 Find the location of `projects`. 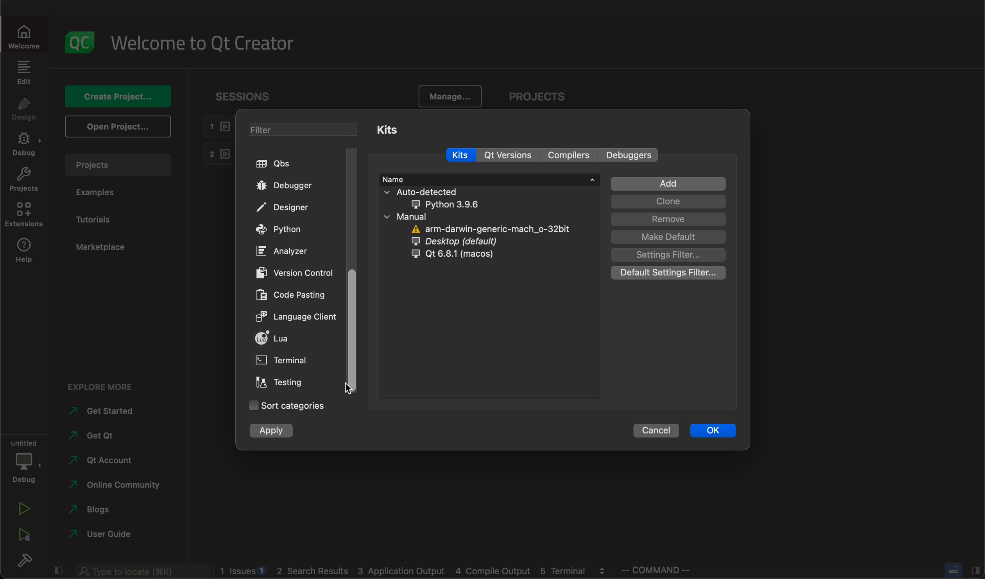

projects is located at coordinates (24, 180).